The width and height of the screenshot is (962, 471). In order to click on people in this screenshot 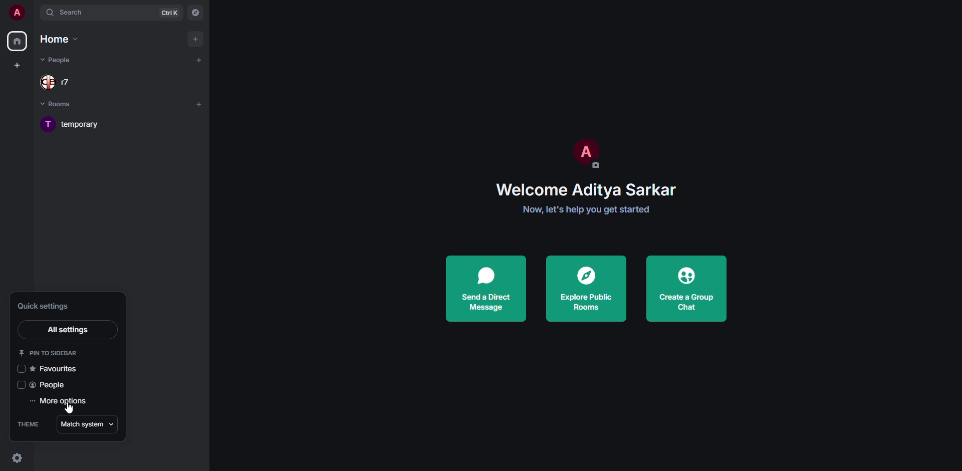, I will do `click(60, 60)`.